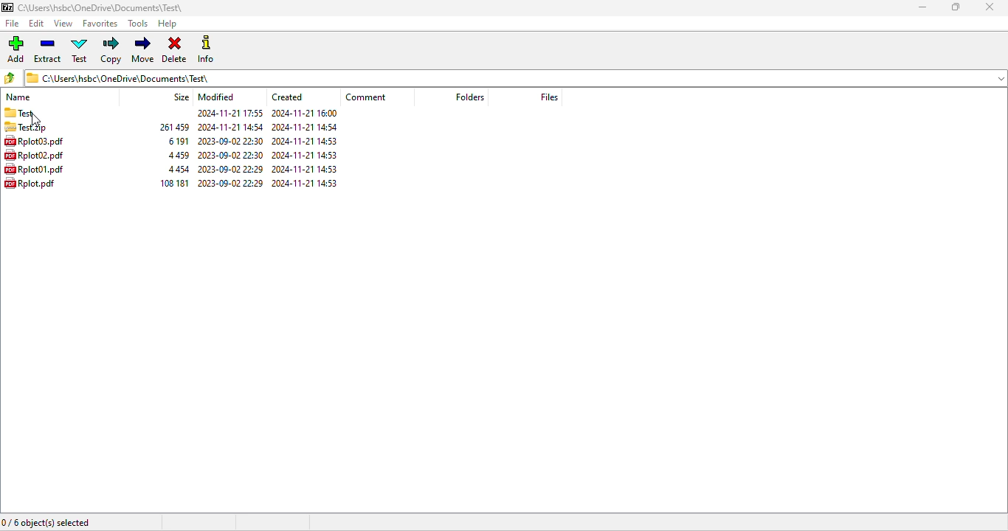 This screenshot has height=531, width=1008. Describe the element at coordinates (923, 7) in the screenshot. I see `minimize` at that location.